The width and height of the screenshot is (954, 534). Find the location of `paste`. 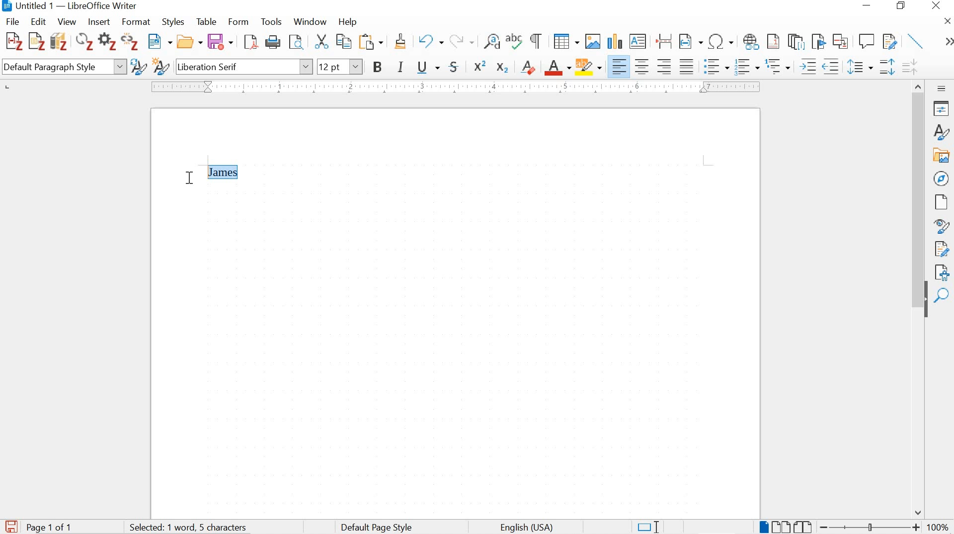

paste is located at coordinates (374, 42).